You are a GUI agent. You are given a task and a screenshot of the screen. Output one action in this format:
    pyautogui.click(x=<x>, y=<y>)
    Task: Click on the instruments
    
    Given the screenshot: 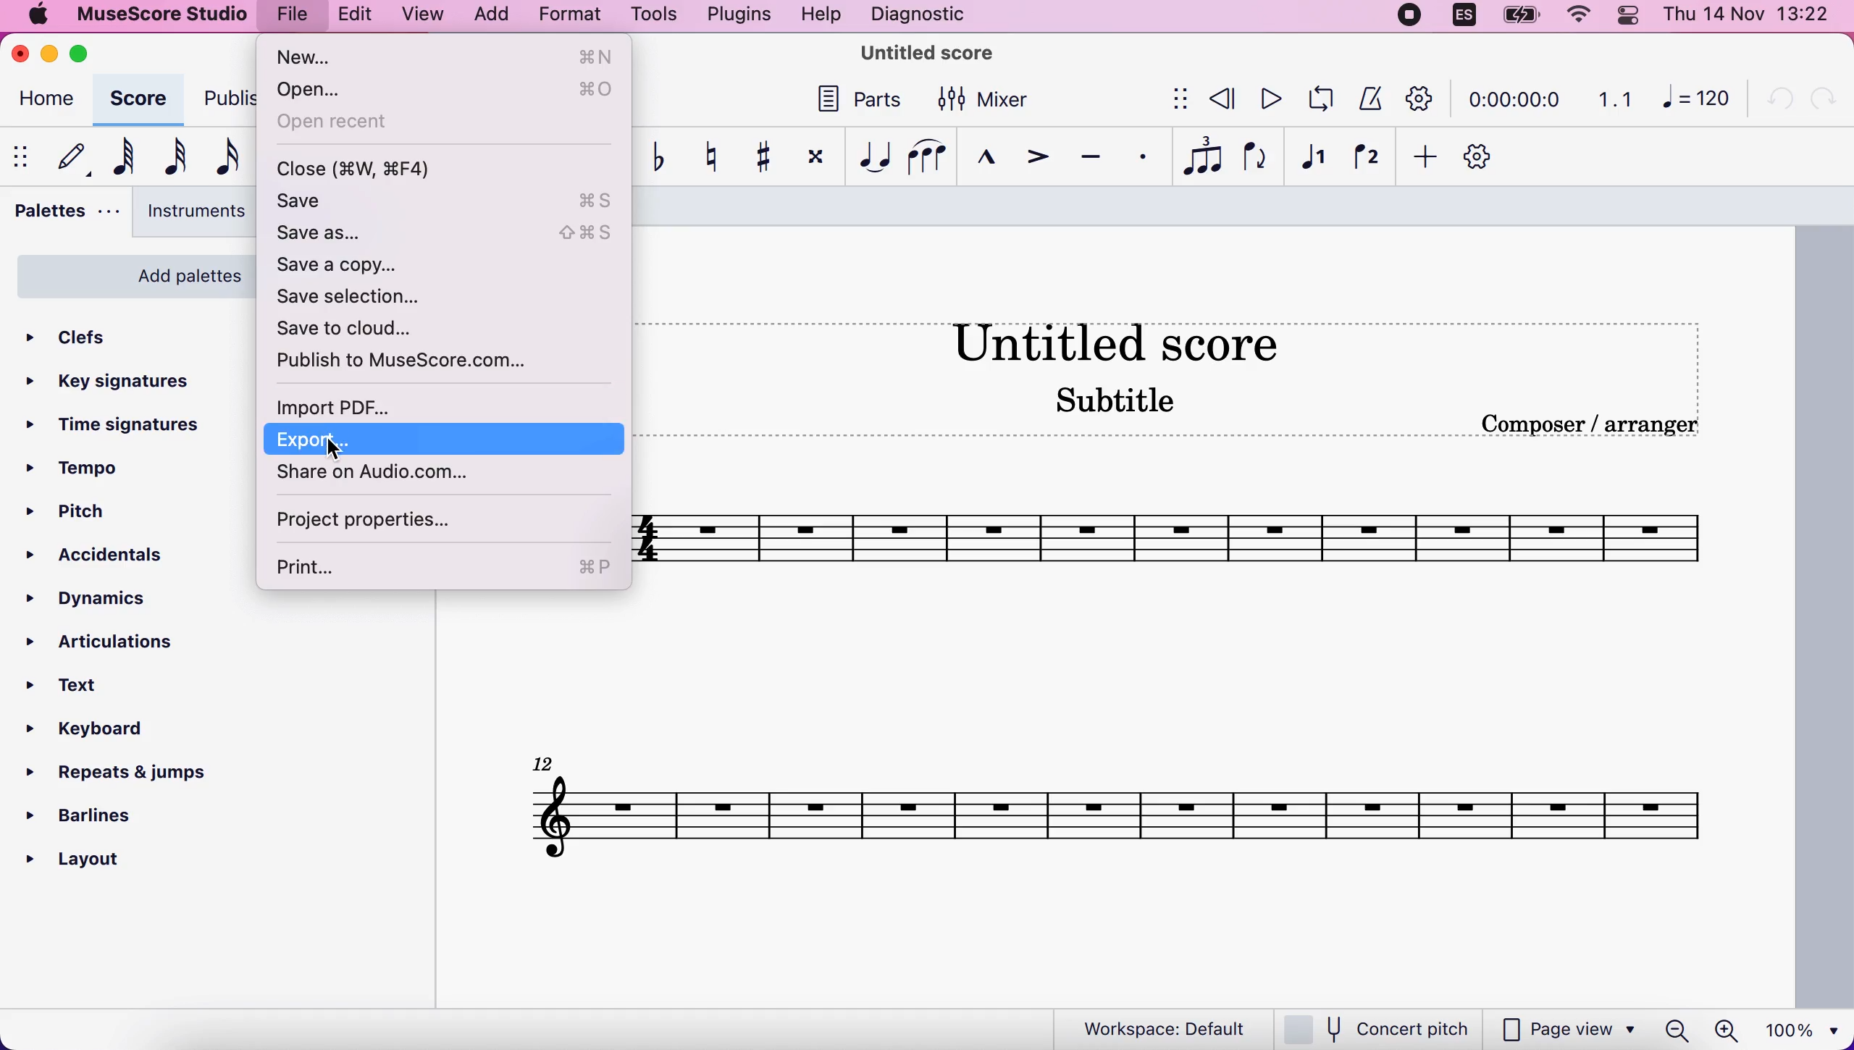 What is the action you would take?
    pyautogui.click(x=190, y=212)
    